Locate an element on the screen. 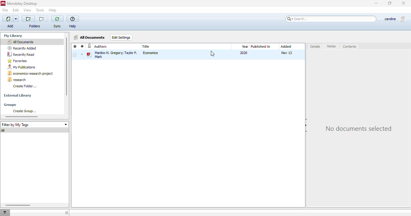  authors is located at coordinates (101, 46).